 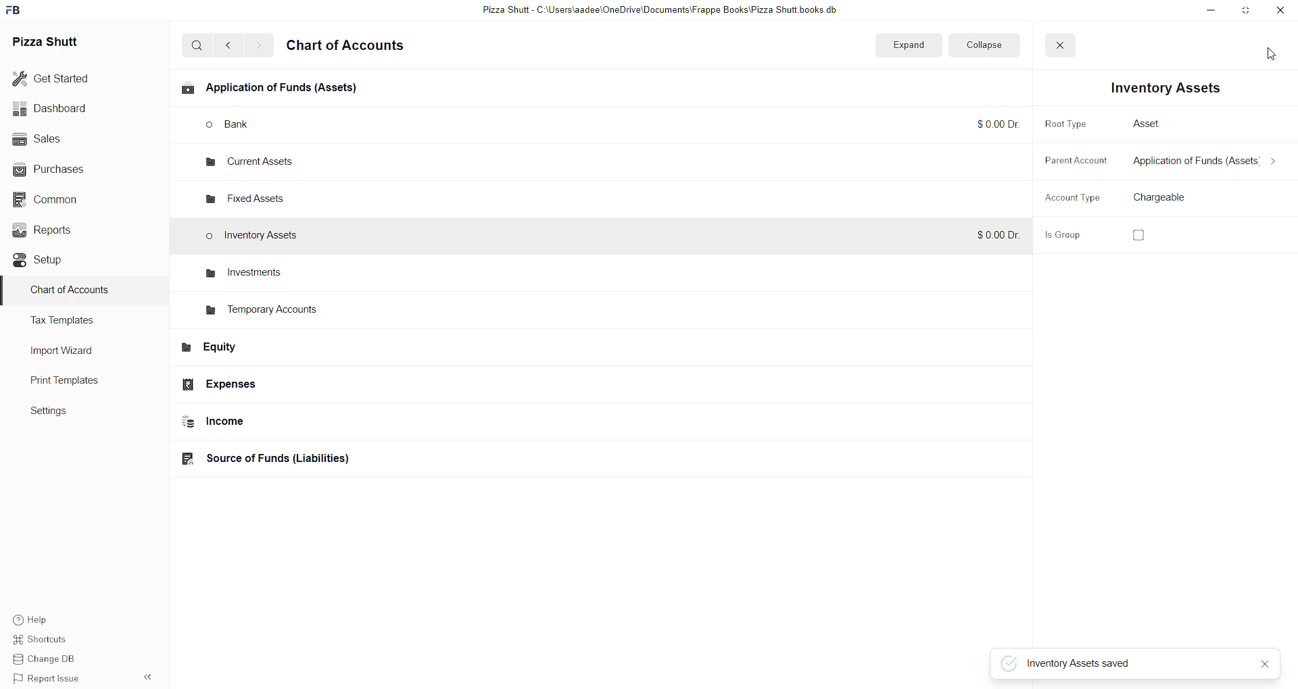 What do you see at coordinates (1264, 665) in the screenshot?
I see `close ` at bounding box center [1264, 665].